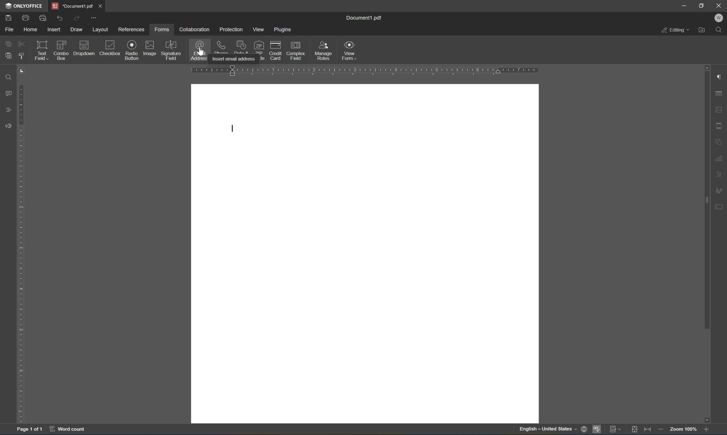 This screenshot has height=435, width=727. What do you see at coordinates (9, 109) in the screenshot?
I see `headings` at bounding box center [9, 109].